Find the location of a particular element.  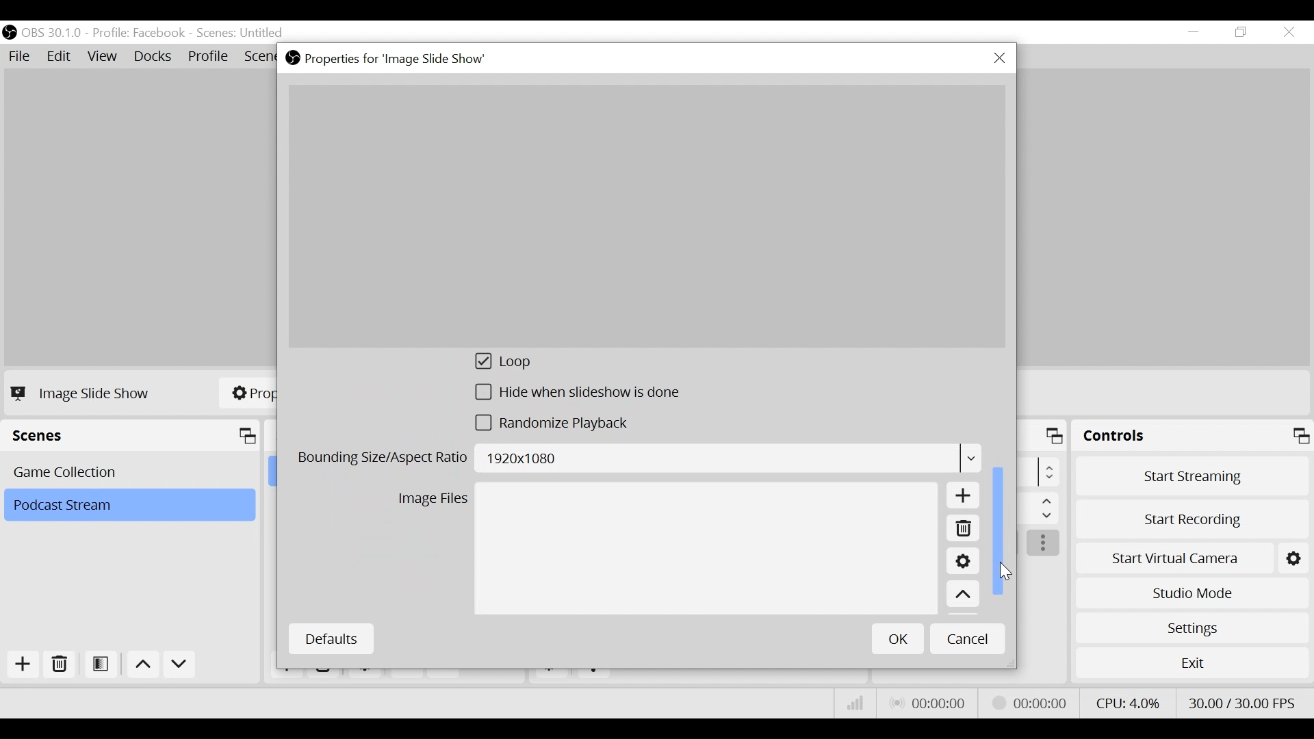

Image Slide Show is located at coordinates (83, 393).